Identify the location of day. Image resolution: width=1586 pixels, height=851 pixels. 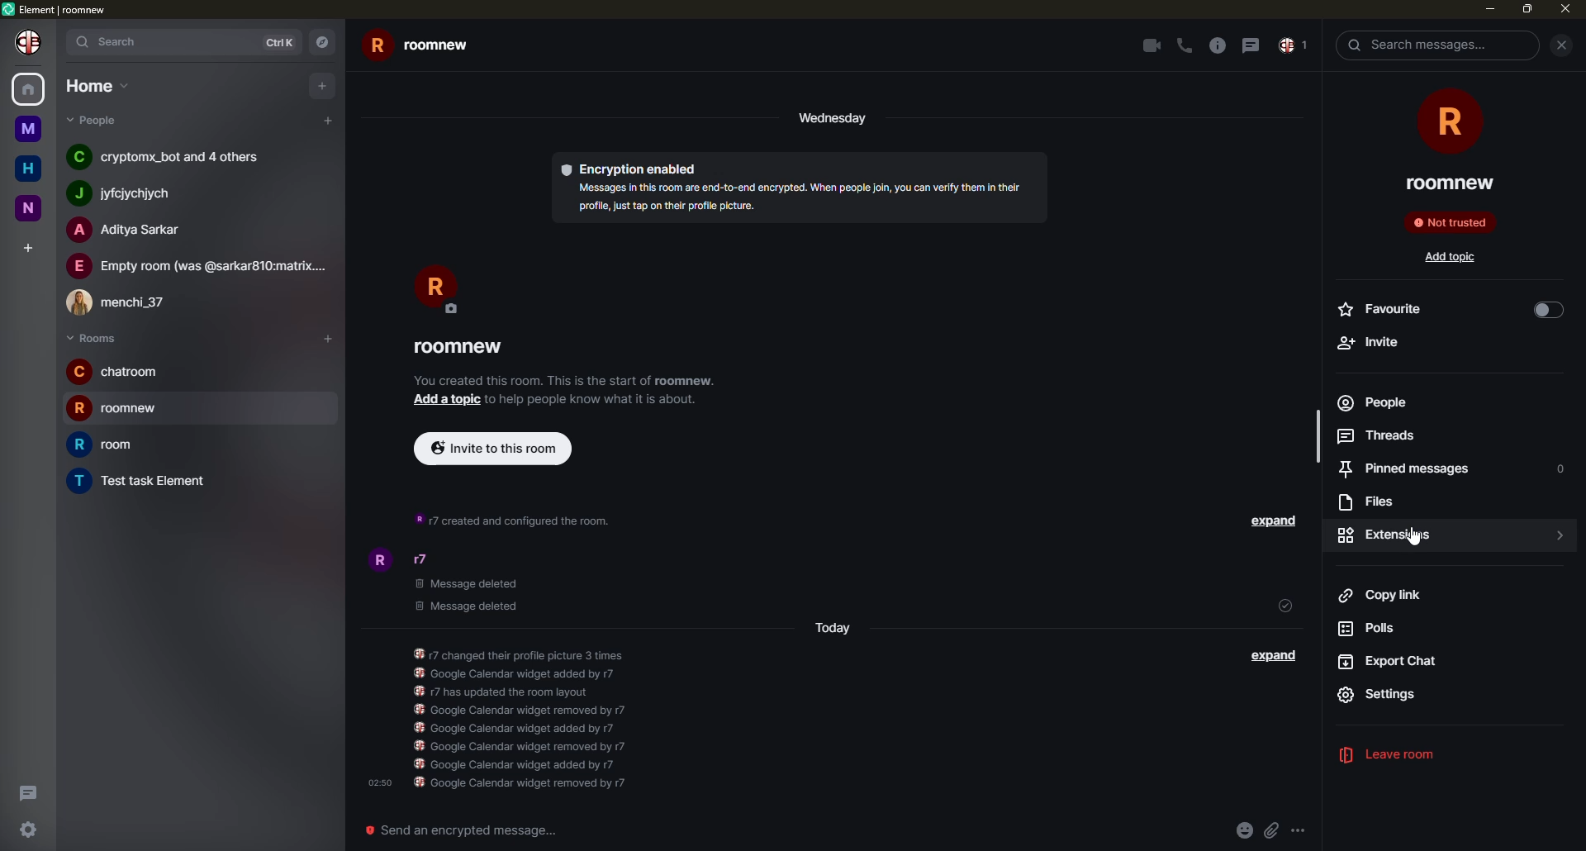
(826, 116).